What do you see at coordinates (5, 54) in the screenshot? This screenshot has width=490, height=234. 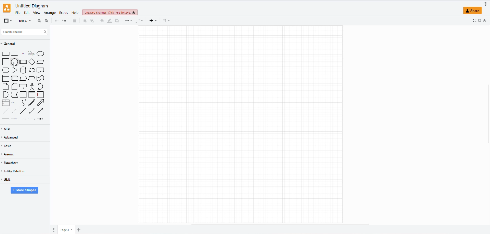 I see `RECTANGLE` at bounding box center [5, 54].